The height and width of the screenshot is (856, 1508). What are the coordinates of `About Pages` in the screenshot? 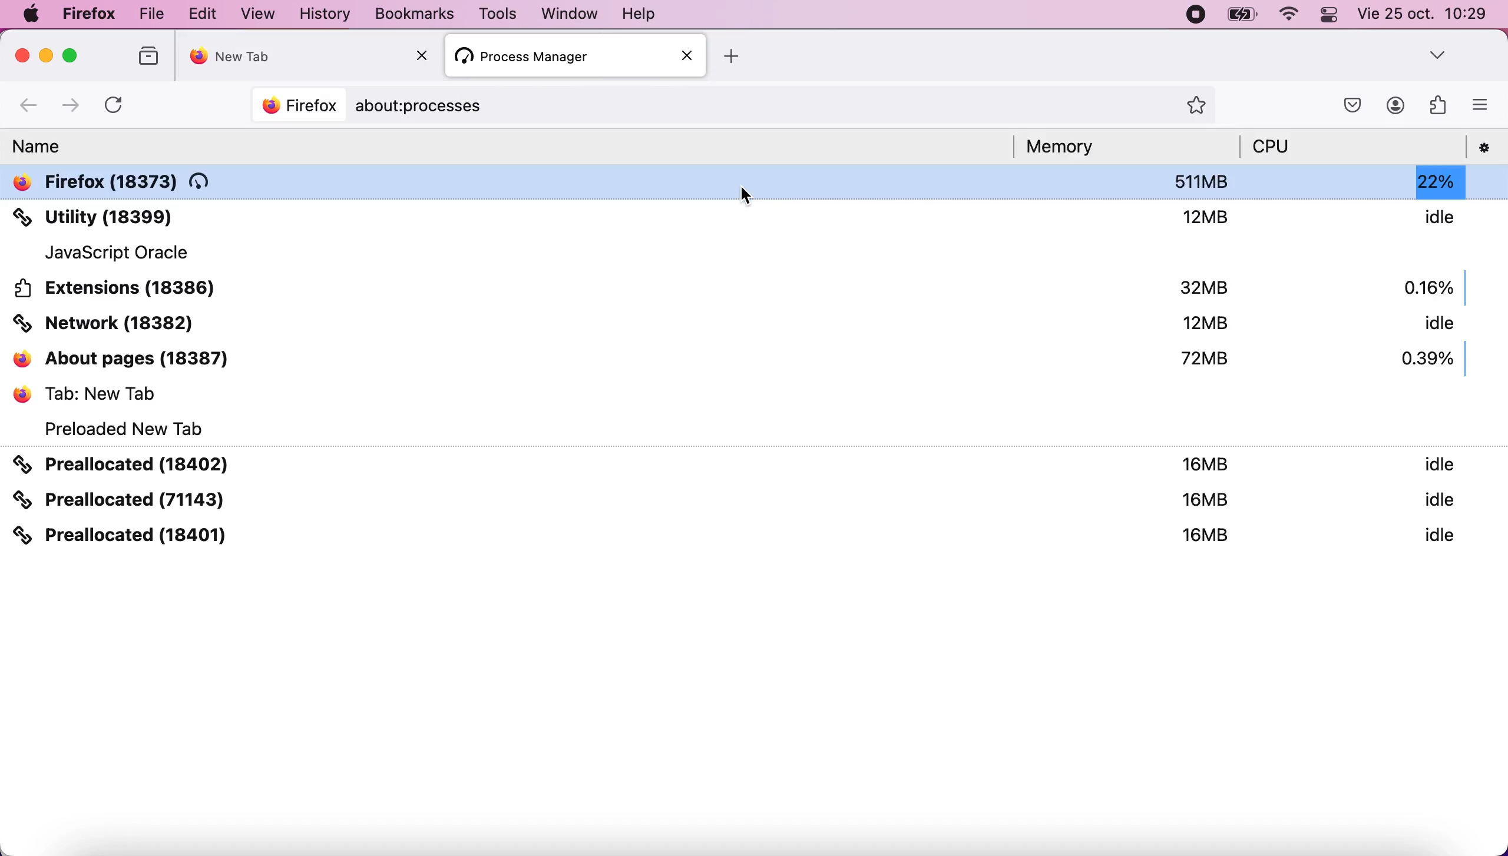 It's located at (755, 358).